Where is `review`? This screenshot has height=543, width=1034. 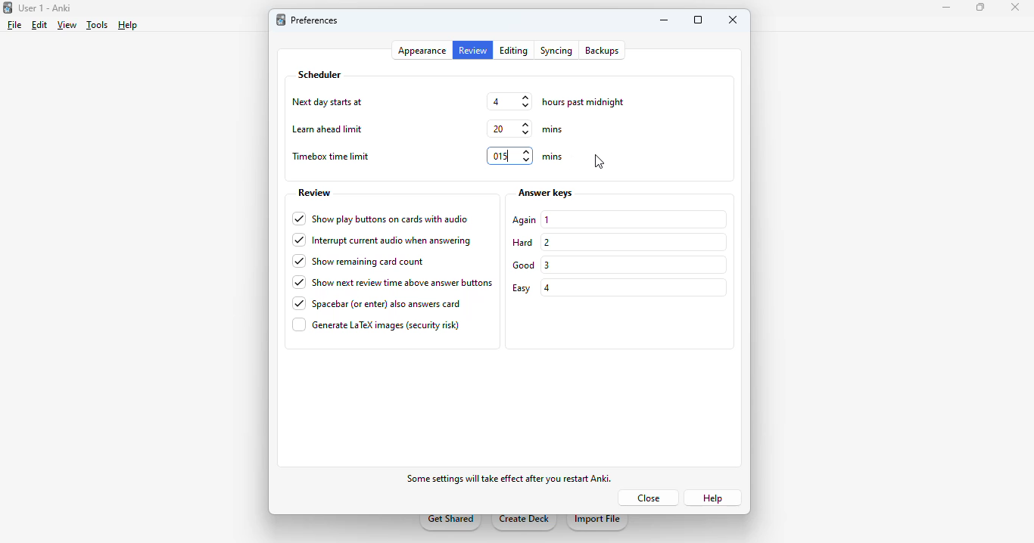
review is located at coordinates (474, 51).